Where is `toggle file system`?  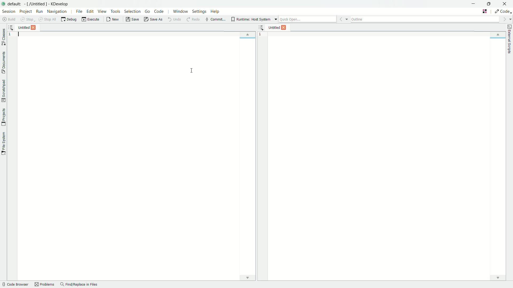 toggle file system is located at coordinates (3, 145).